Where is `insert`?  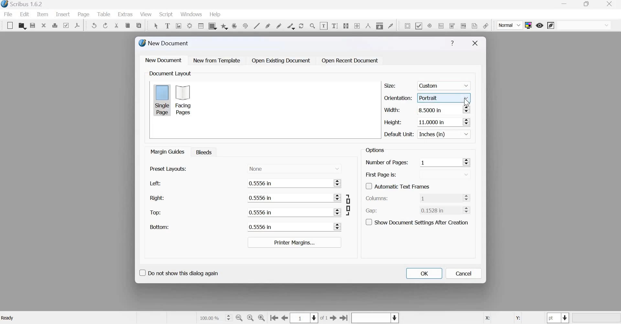 insert is located at coordinates (63, 14).